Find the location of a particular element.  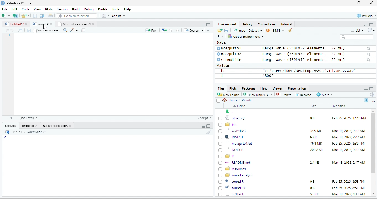

go back is located at coordinates (232, 111).